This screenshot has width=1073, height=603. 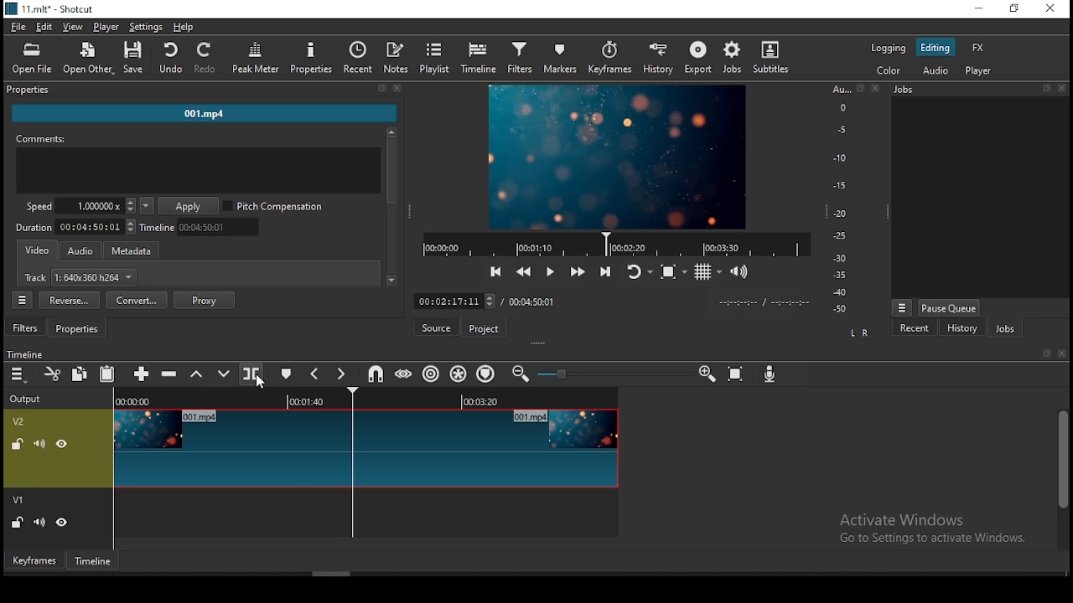 What do you see at coordinates (137, 251) in the screenshot?
I see `metadata` at bounding box center [137, 251].